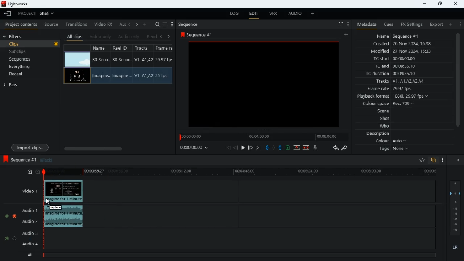  What do you see at coordinates (22, 75) in the screenshot?
I see `recent` at bounding box center [22, 75].